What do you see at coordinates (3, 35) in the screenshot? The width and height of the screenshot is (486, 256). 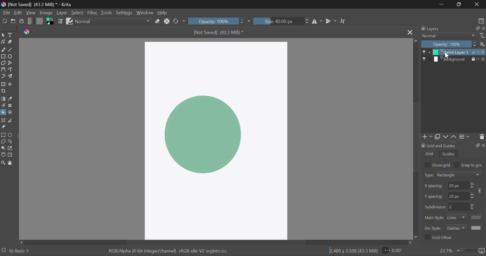 I see `Select` at bounding box center [3, 35].